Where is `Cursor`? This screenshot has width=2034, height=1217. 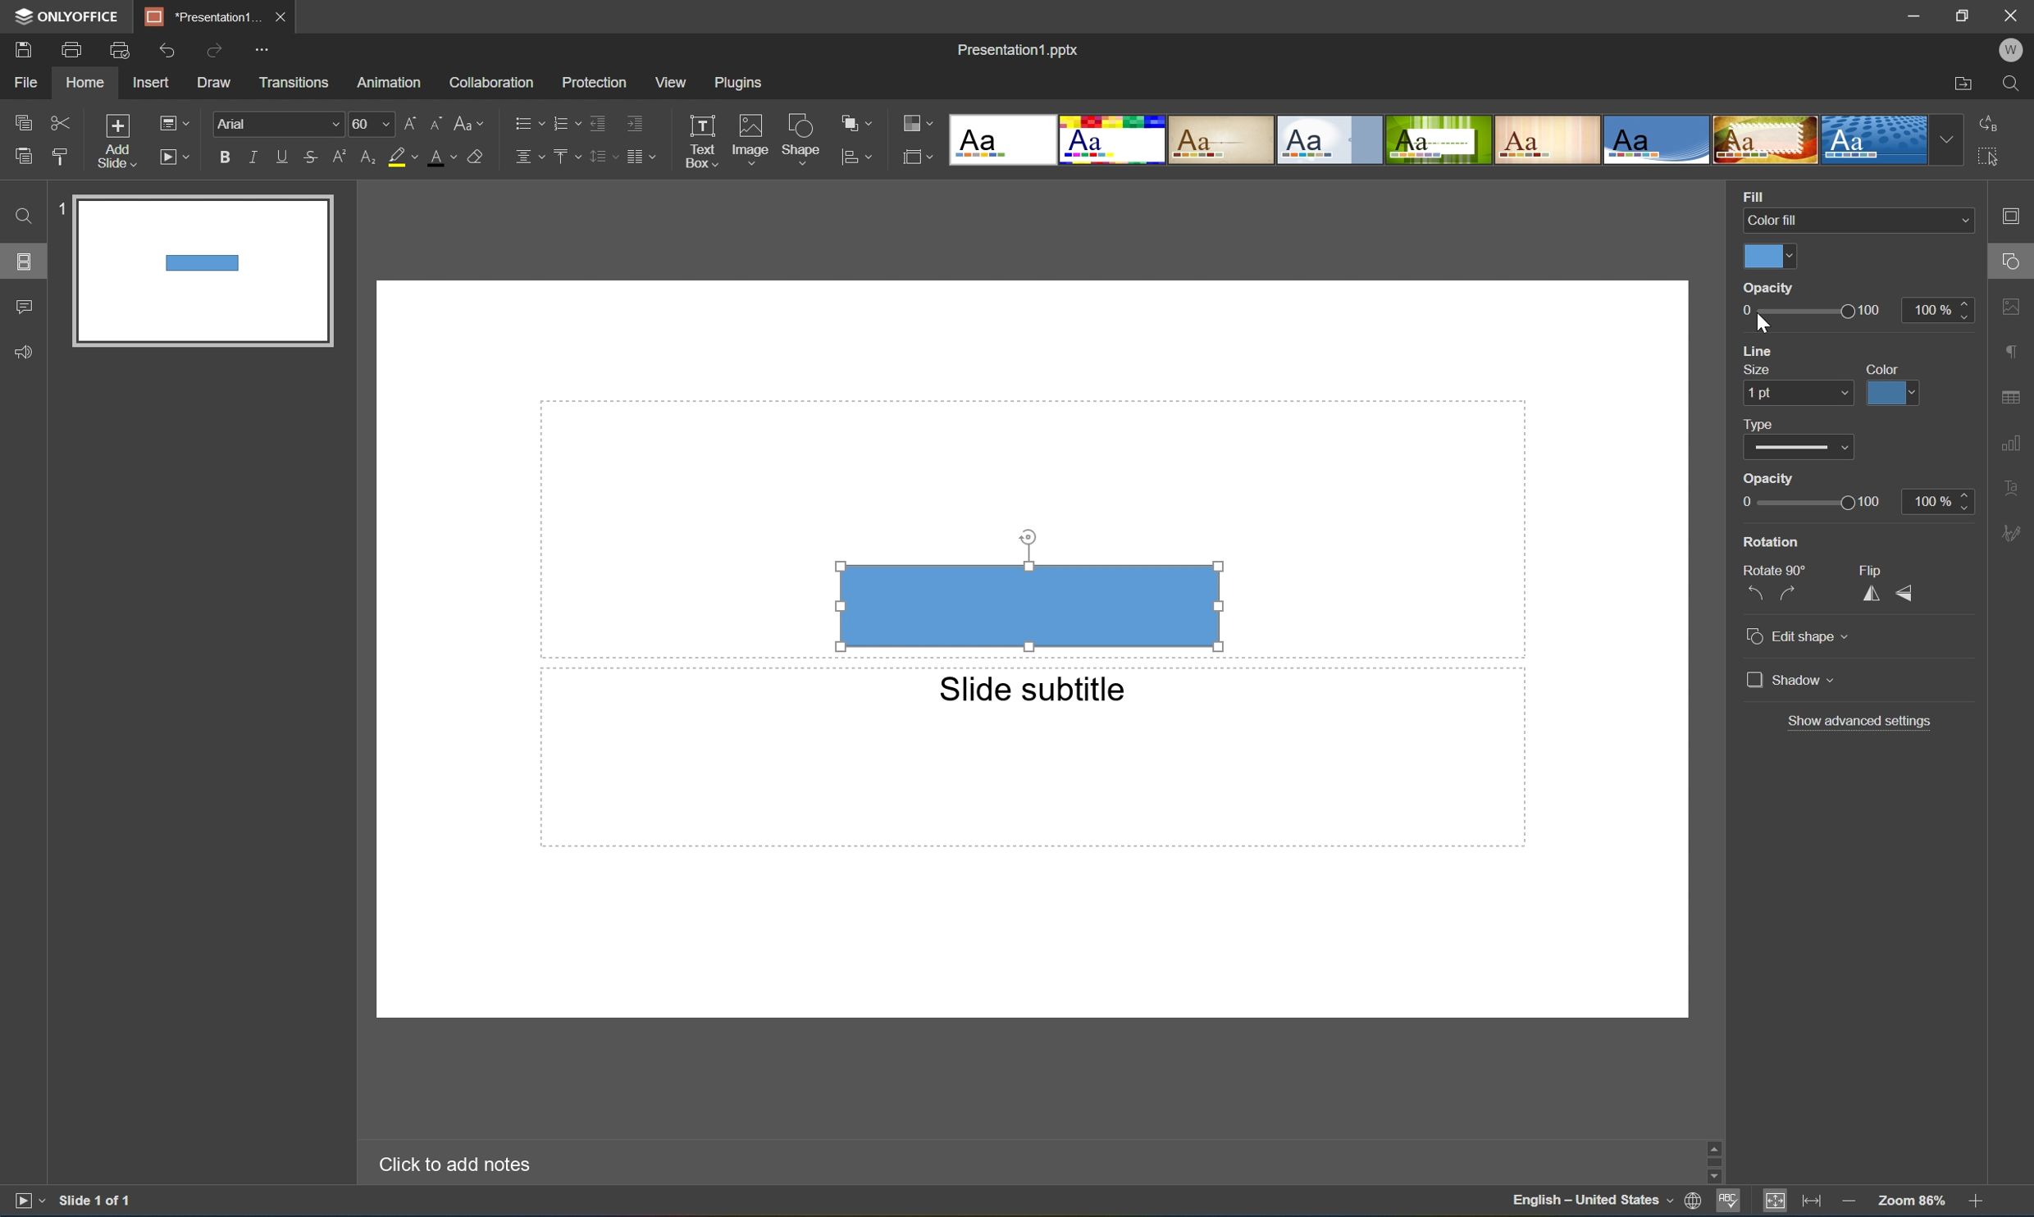 Cursor is located at coordinates (1763, 323).